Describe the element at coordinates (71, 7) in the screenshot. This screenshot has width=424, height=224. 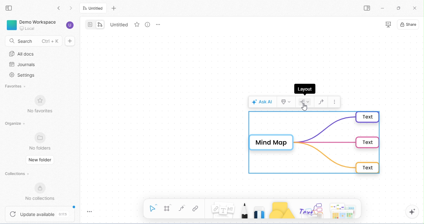
I see `go forward` at that location.